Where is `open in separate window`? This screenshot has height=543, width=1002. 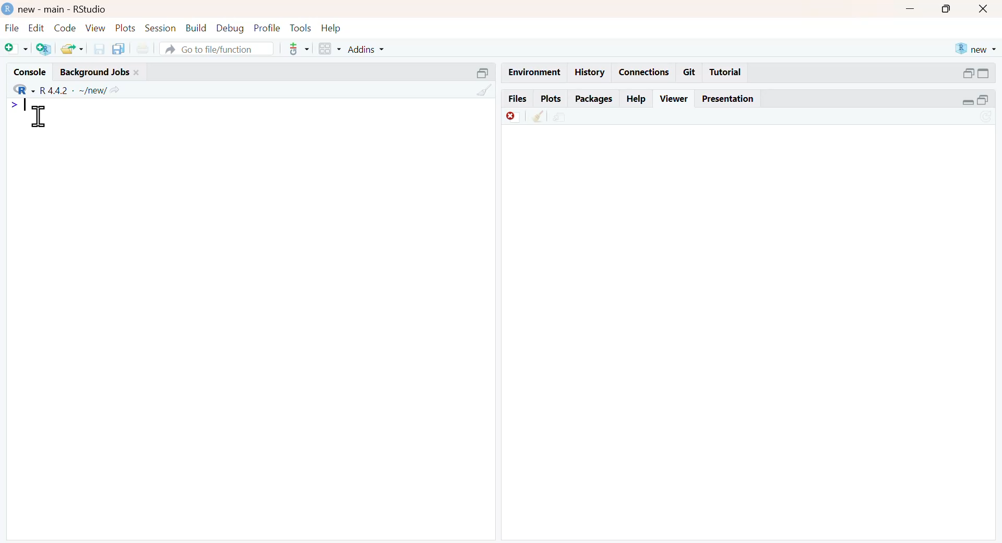 open in separate window is located at coordinates (983, 100).